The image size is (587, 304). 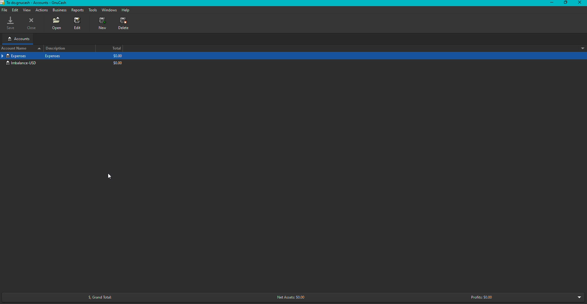 I want to click on Navigation, so click(x=4, y=10).